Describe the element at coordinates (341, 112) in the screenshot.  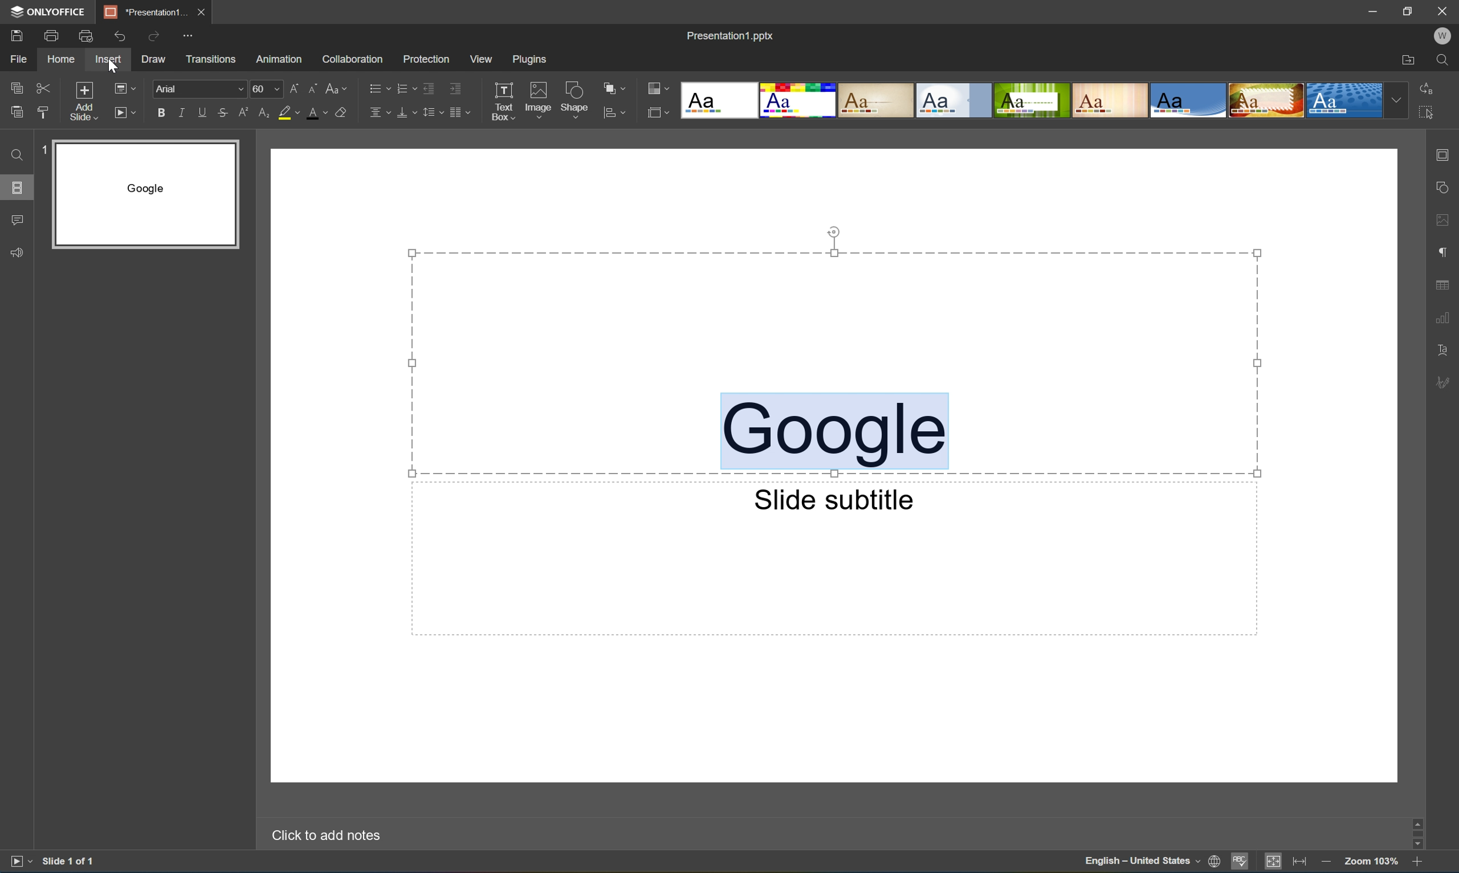
I see `Clear style` at that location.